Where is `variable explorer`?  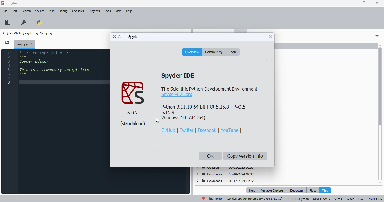 variable explorer is located at coordinates (272, 190).